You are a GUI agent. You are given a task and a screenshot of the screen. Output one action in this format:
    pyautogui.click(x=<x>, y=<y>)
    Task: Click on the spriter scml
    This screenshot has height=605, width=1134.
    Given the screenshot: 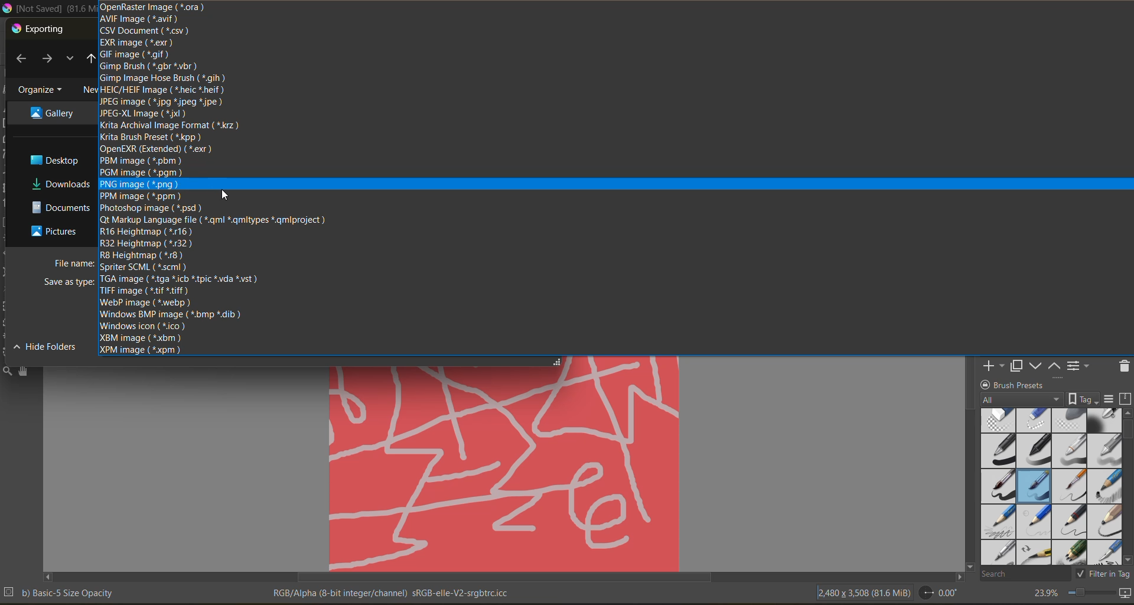 What is the action you would take?
    pyautogui.click(x=145, y=266)
    